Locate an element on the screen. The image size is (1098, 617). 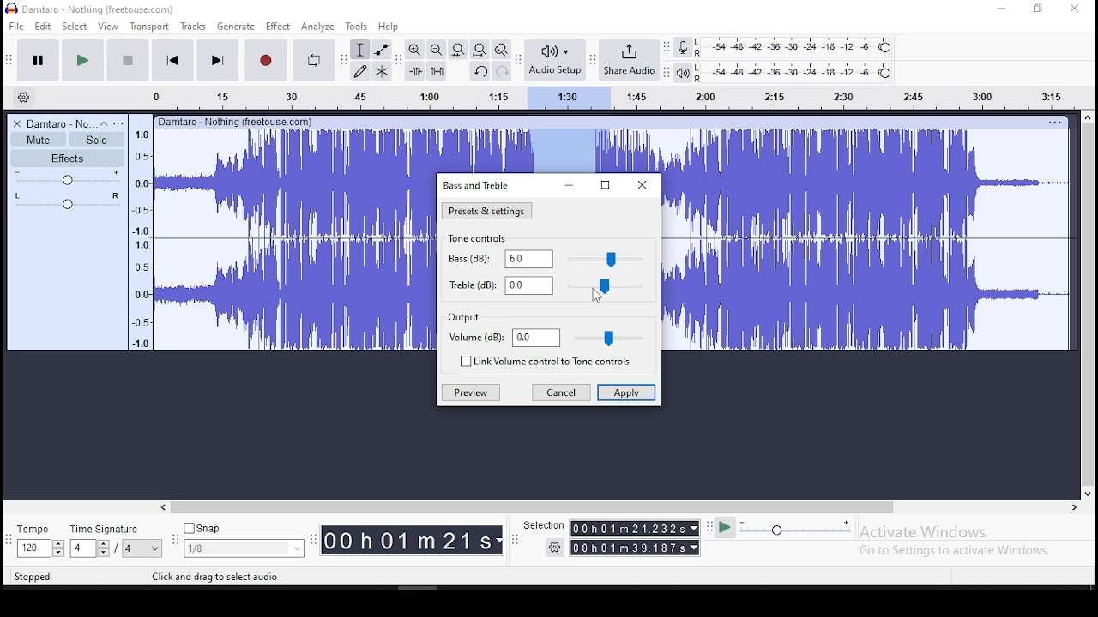
silence audio signal is located at coordinates (437, 71).